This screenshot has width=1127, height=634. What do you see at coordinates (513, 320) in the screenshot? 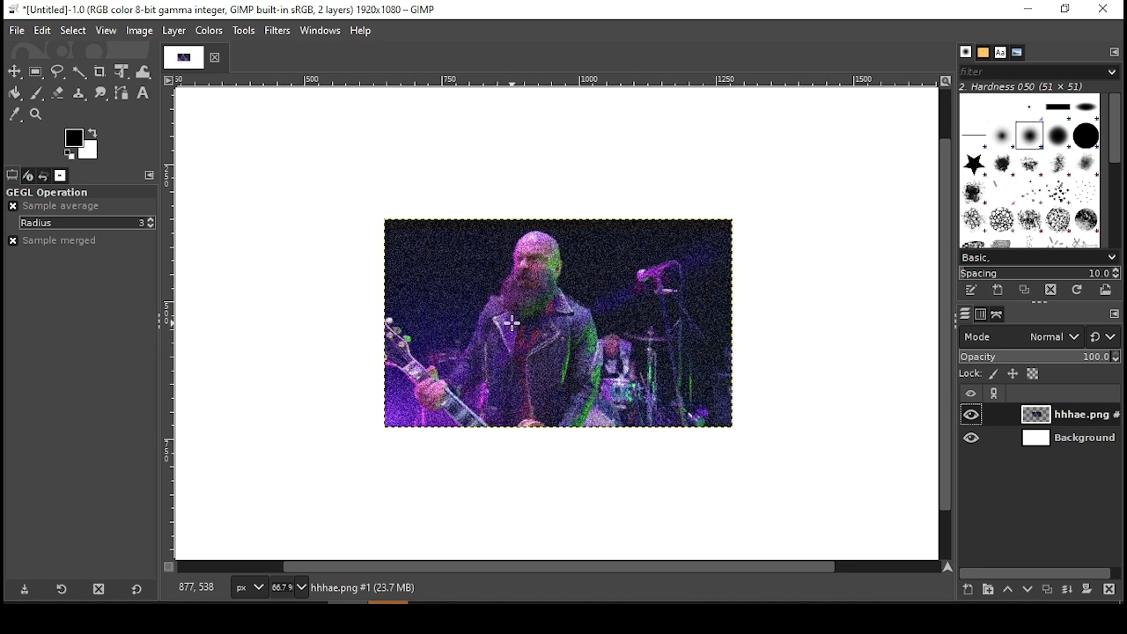
I see `mouse pointer` at bounding box center [513, 320].